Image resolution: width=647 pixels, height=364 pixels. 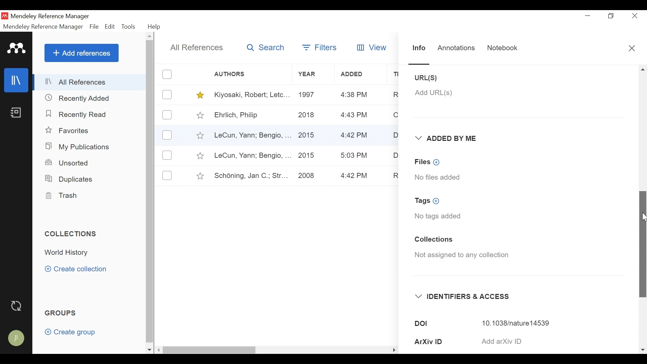 I want to click on Scroll Right, so click(x=643, y=350).